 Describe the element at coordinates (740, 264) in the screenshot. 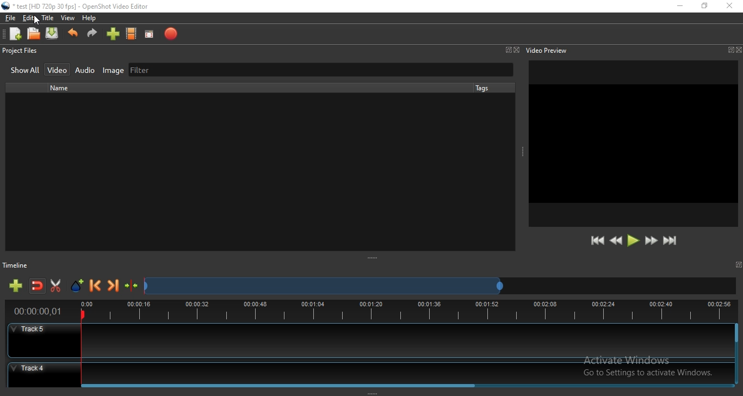

I see `window` at that location.